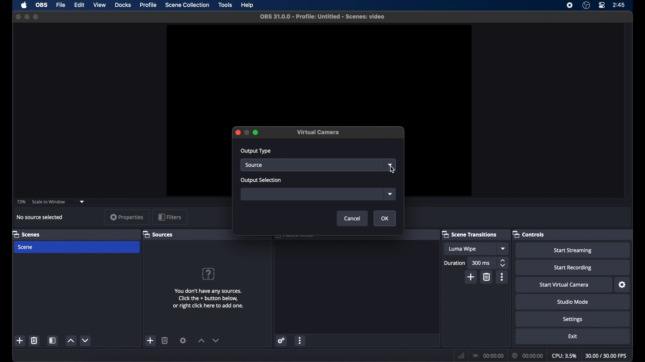  I want to click on dropdown, so click(504, 248).